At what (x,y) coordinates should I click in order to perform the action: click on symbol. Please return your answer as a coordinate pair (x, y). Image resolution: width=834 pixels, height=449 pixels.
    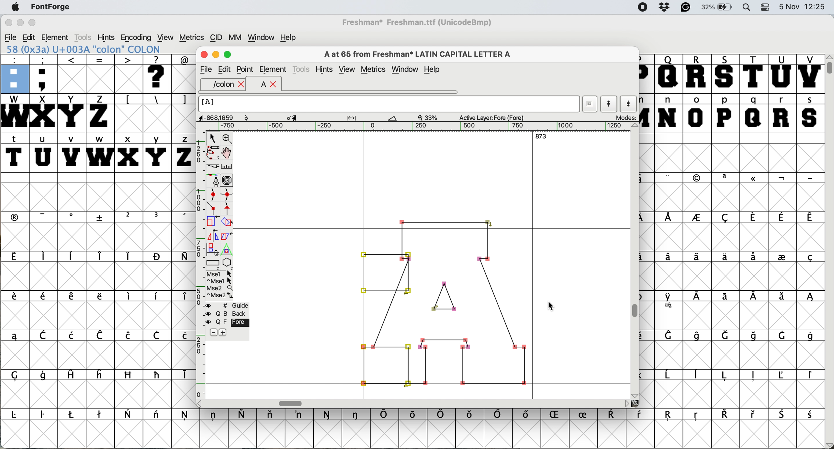
    Looking at the image, I should click on (754, 414).